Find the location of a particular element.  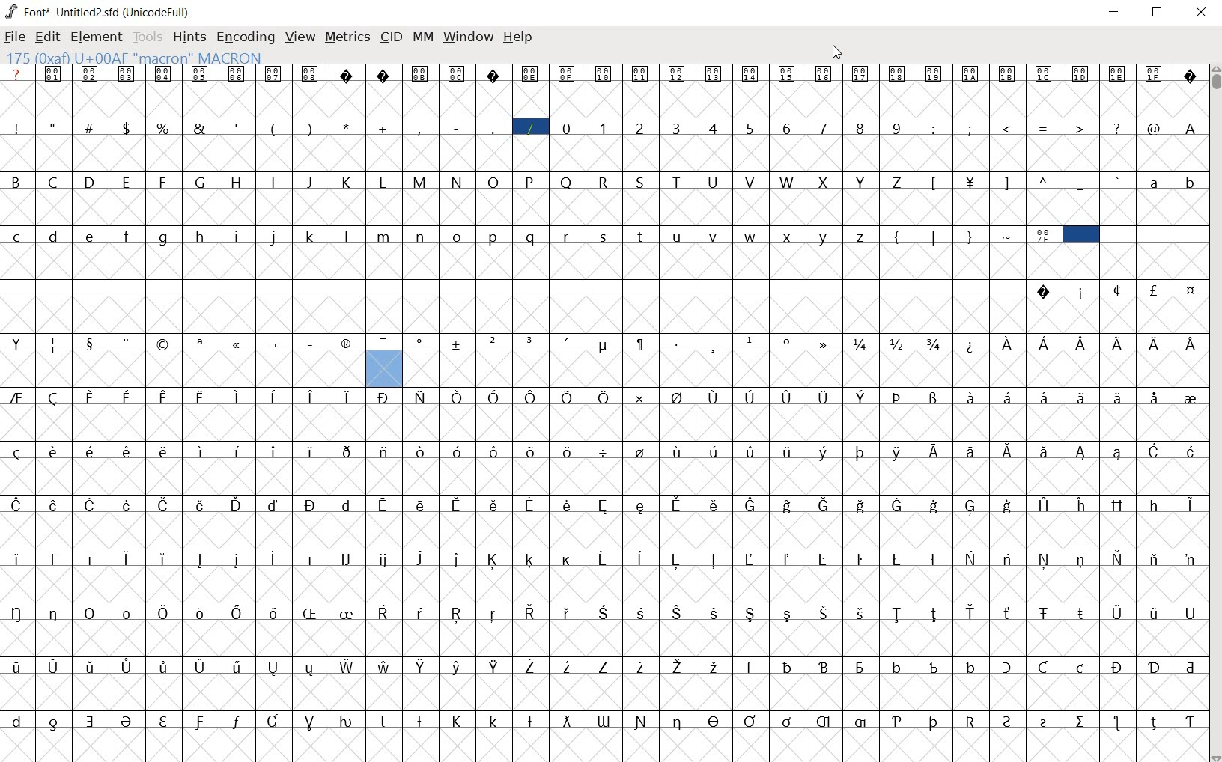

" is located at coordinates (55, 128).